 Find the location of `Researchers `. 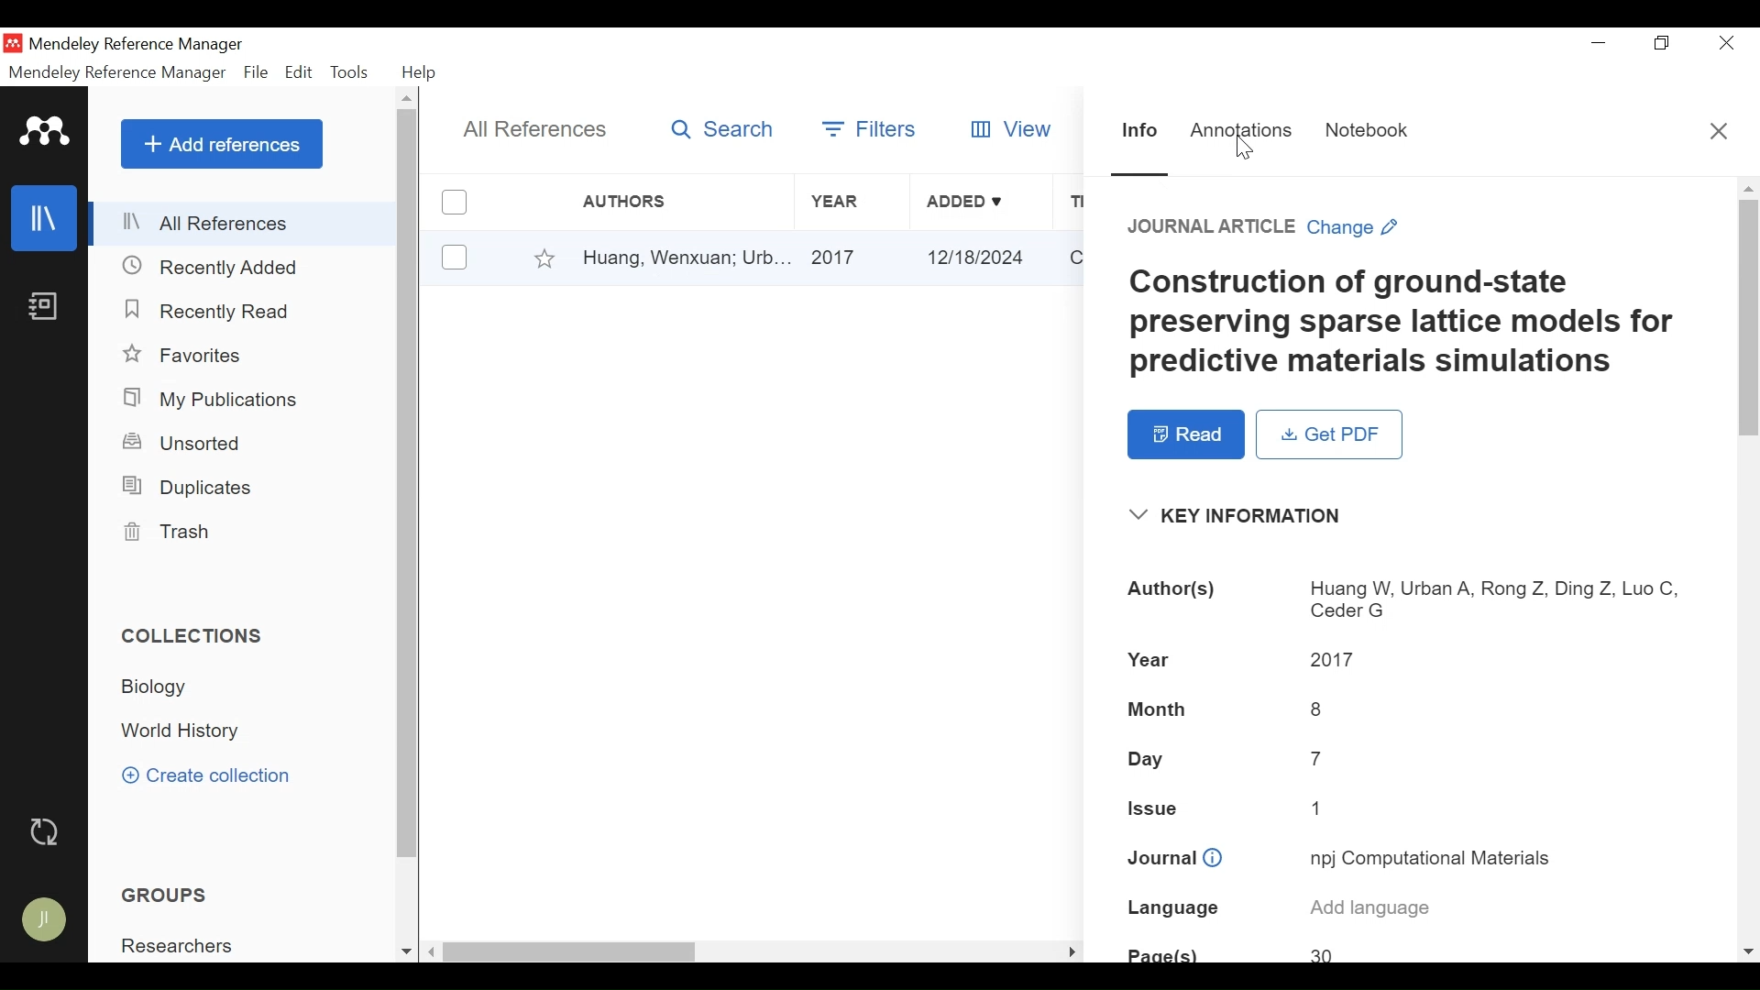

Researchers  is located at coordinates (181, 945).